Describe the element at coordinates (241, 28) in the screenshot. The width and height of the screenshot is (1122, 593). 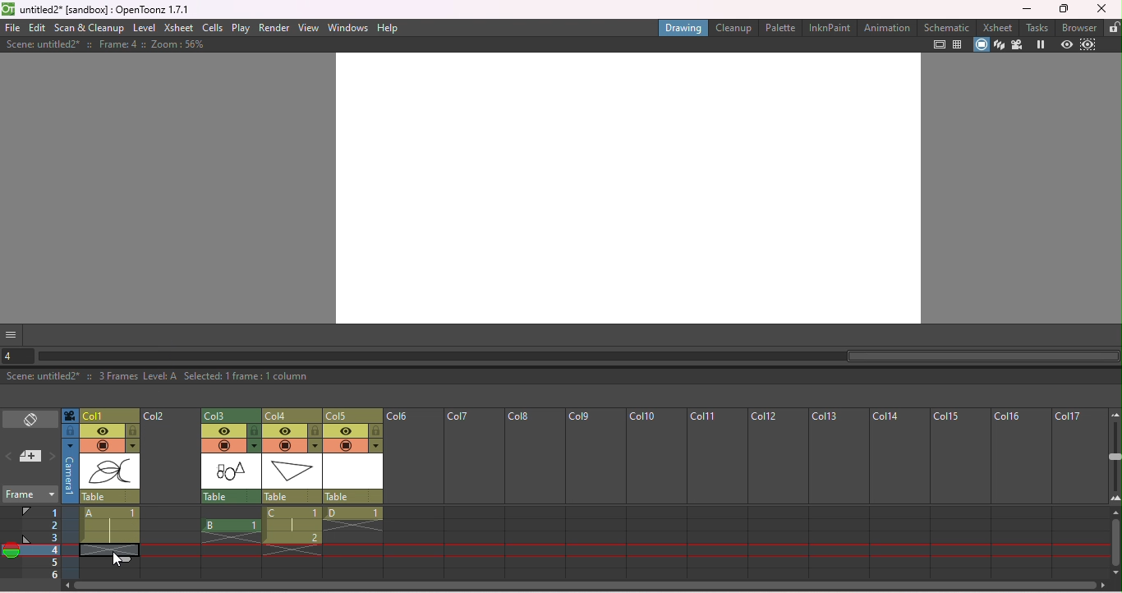
I see `Play` at that location.